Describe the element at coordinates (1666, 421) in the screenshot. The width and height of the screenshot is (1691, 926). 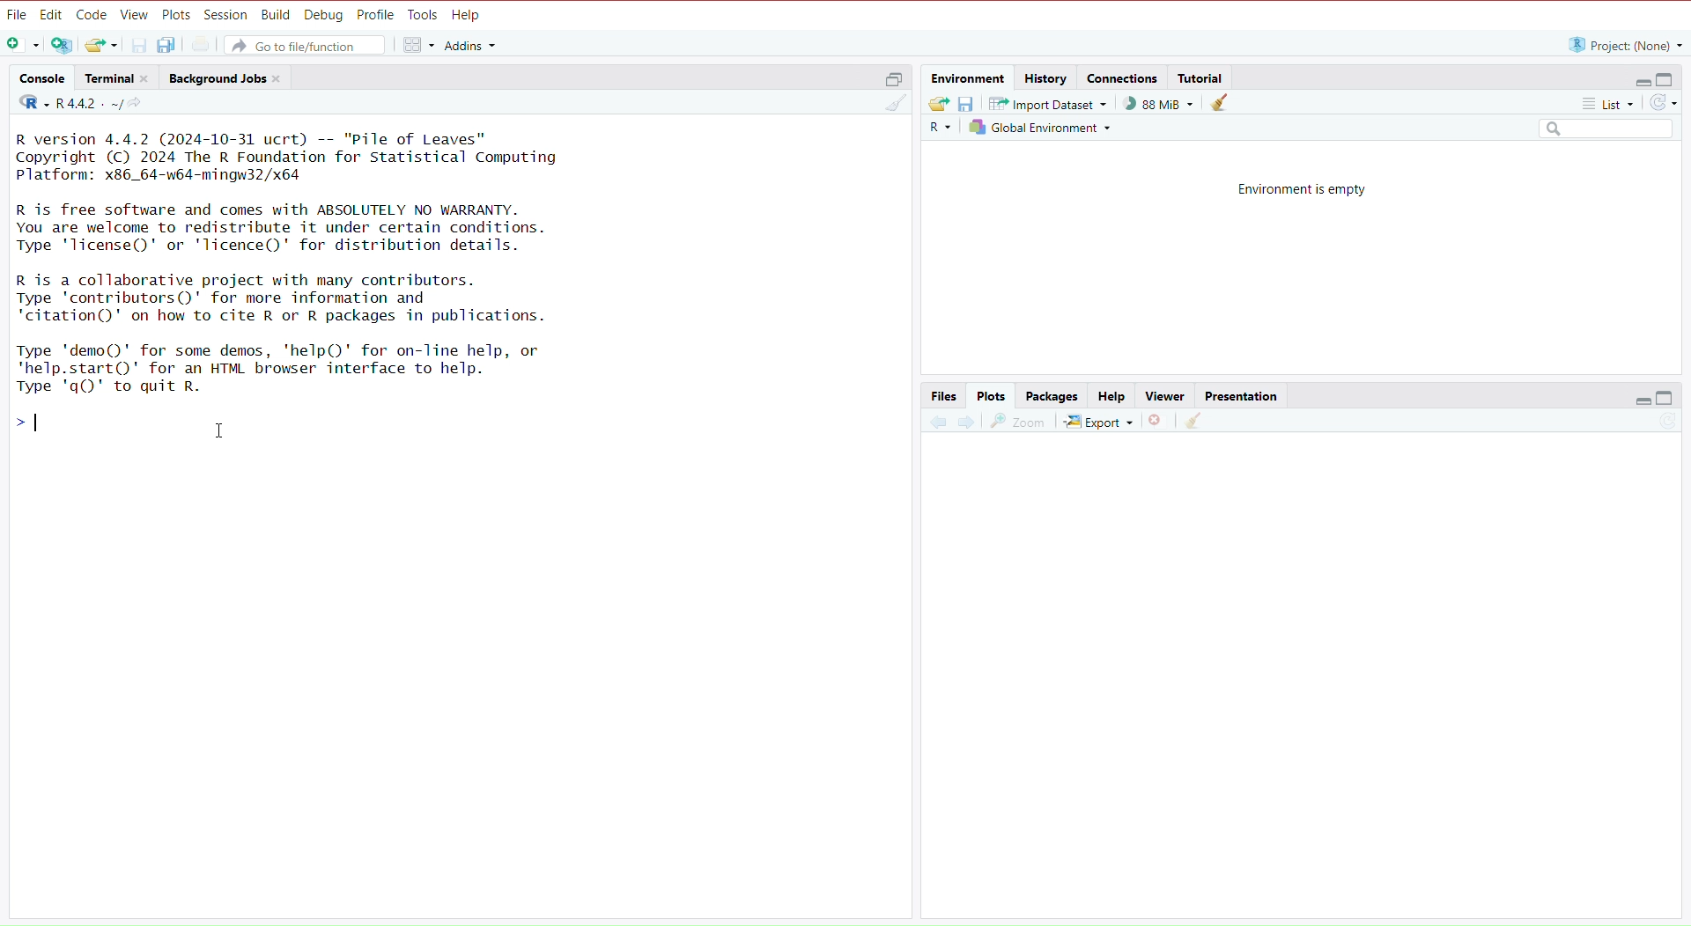
I see `Refresh list` at that location.